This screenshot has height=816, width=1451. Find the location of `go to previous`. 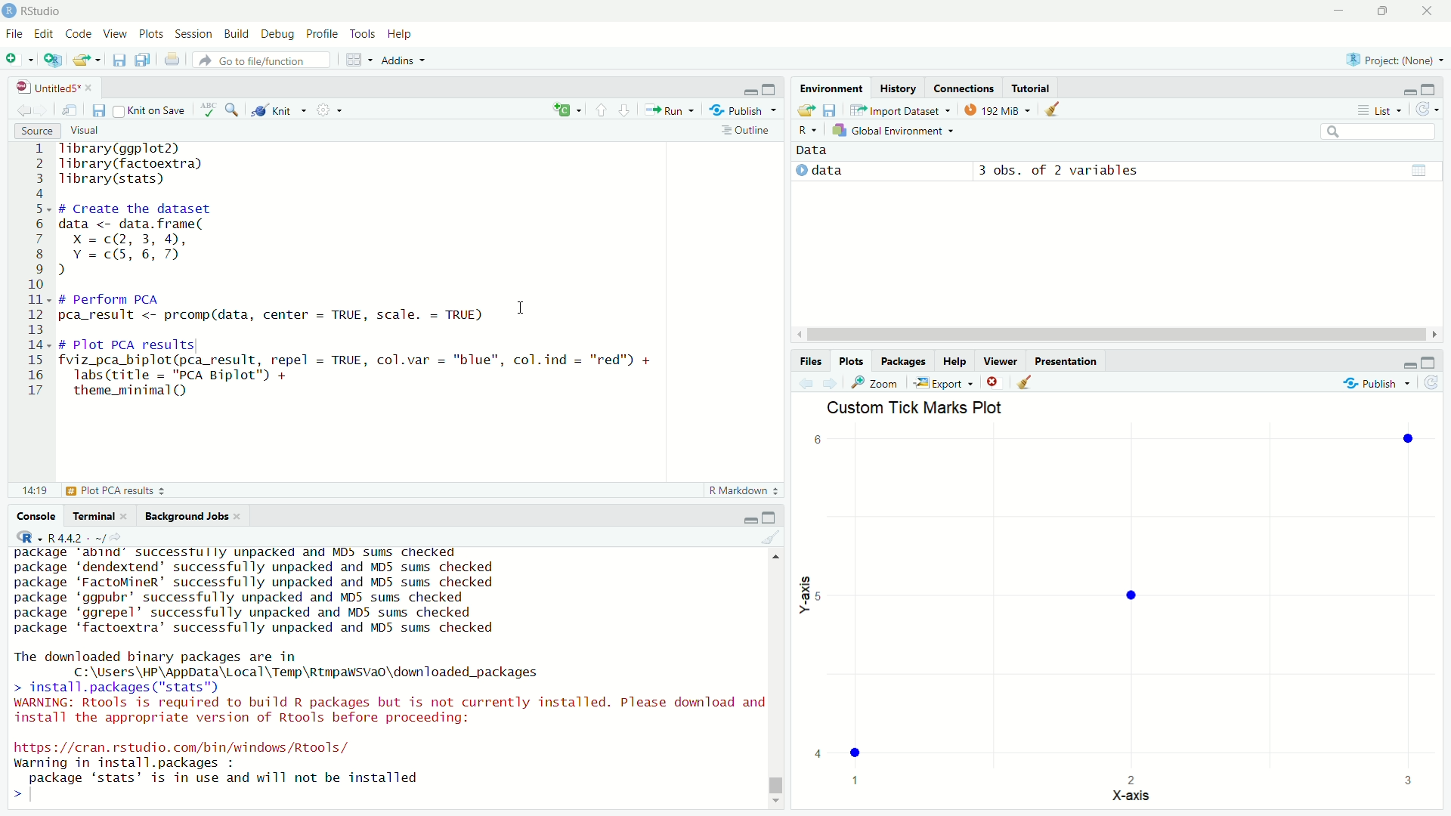

go to previous is located at coordinates (601, 110).